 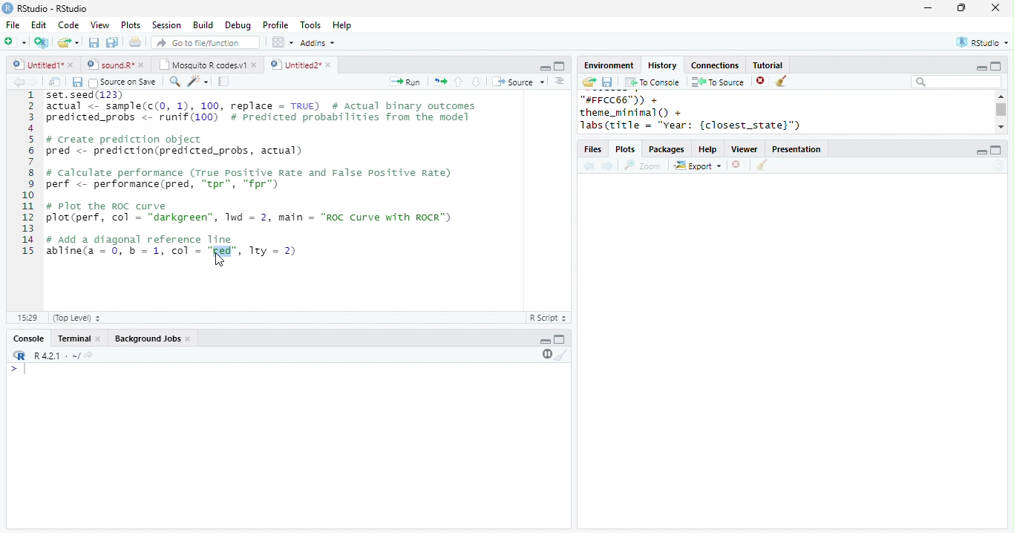 I want to click on scroll bar, so click(x=1002, y=110).